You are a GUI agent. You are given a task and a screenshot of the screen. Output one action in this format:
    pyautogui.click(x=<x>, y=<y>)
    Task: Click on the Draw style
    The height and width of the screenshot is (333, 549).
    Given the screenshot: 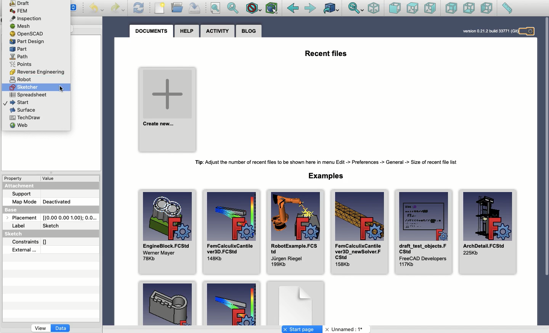 What is the action you would take?
    pyautogui.click(x=253, y=9)
    